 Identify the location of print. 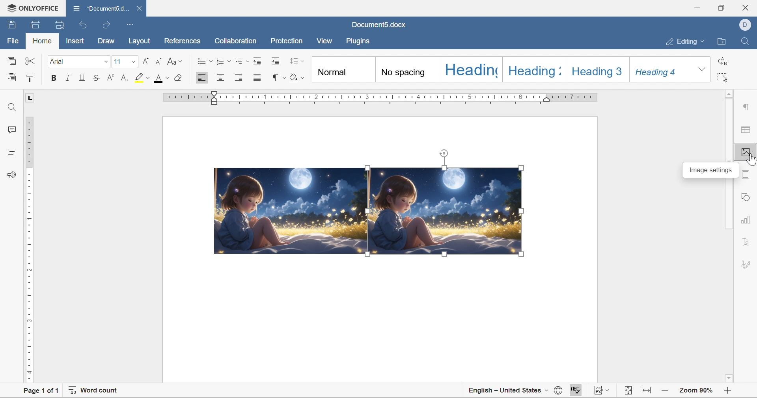
(34, 26).